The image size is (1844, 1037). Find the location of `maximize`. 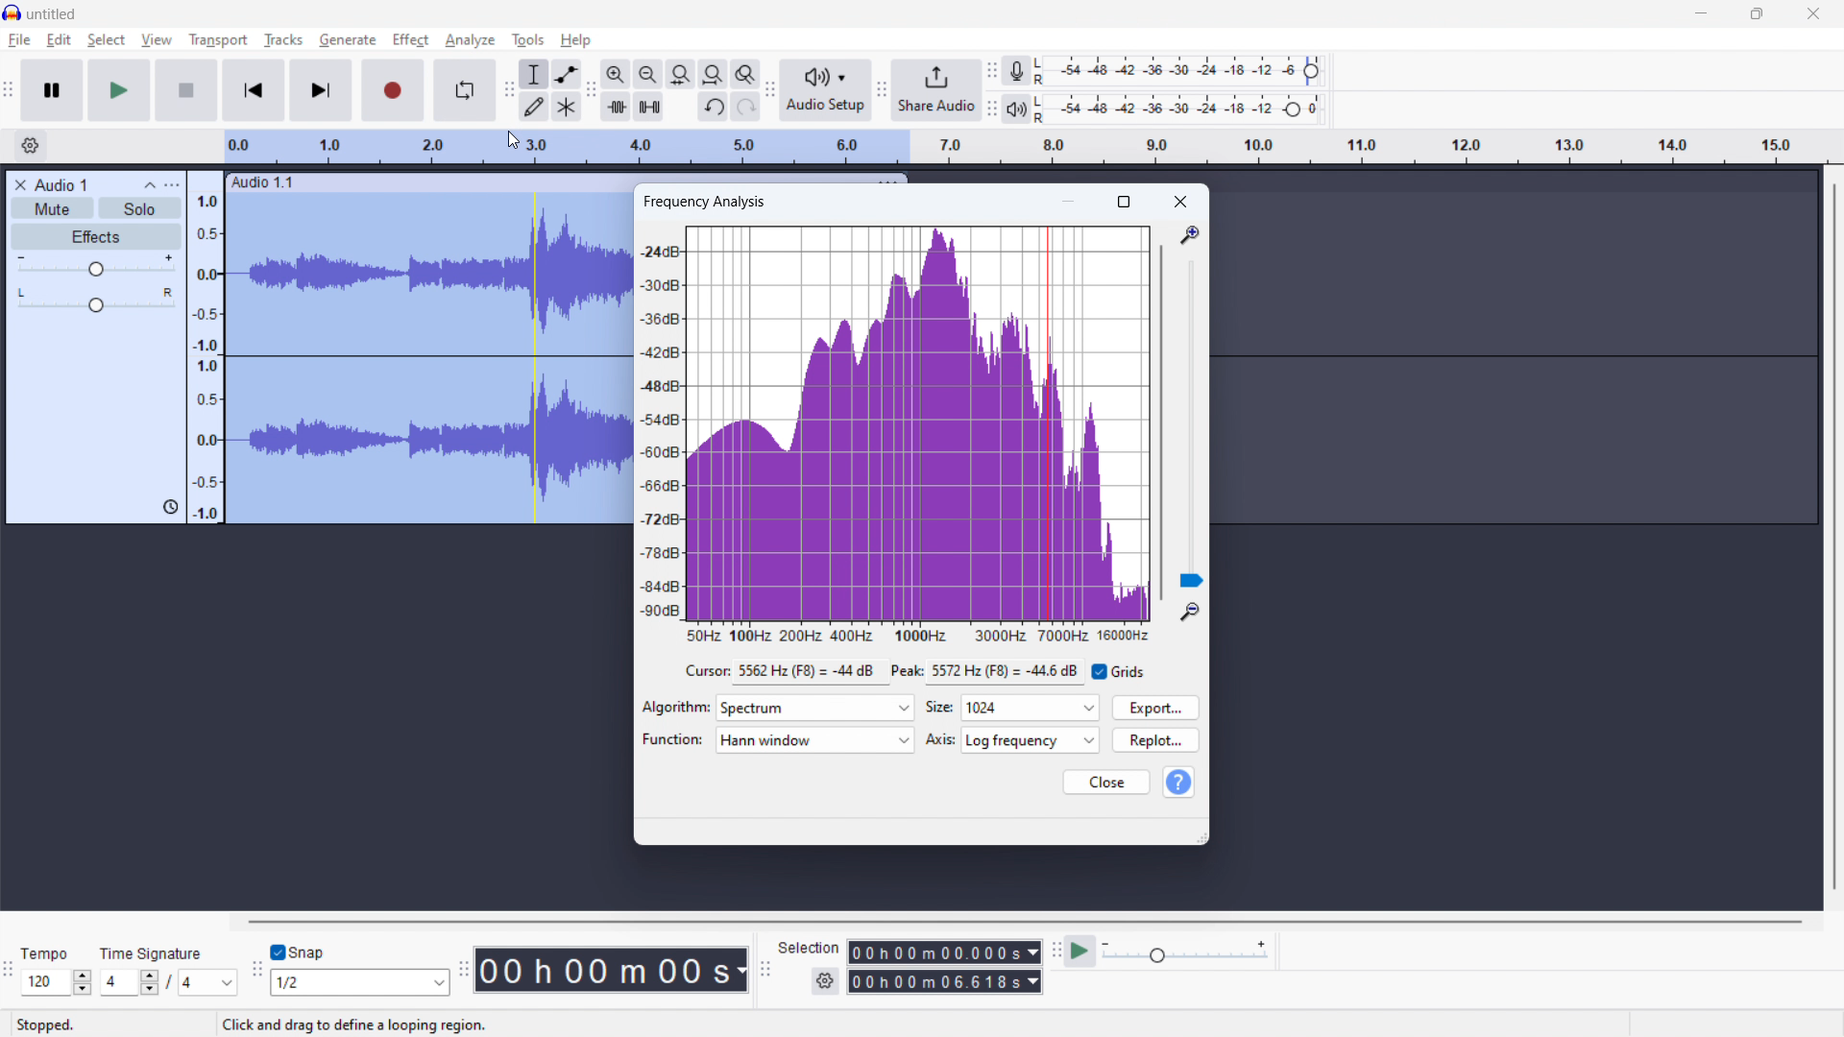

maximize is located at coordinates (1125, 203).